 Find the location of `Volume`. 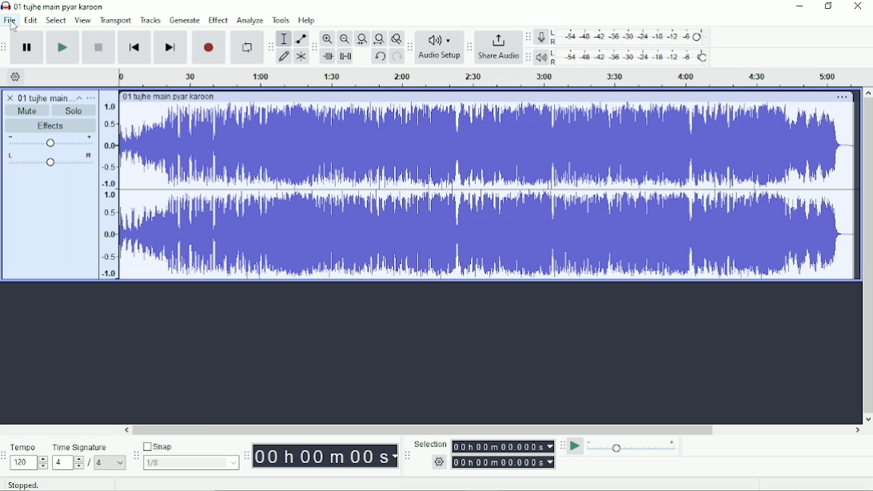

Volume is located at coordinates (50, 142).